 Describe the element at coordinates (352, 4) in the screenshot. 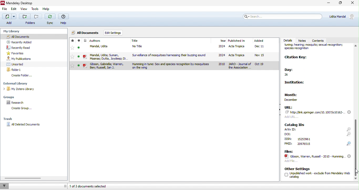

I see `close` at that location.